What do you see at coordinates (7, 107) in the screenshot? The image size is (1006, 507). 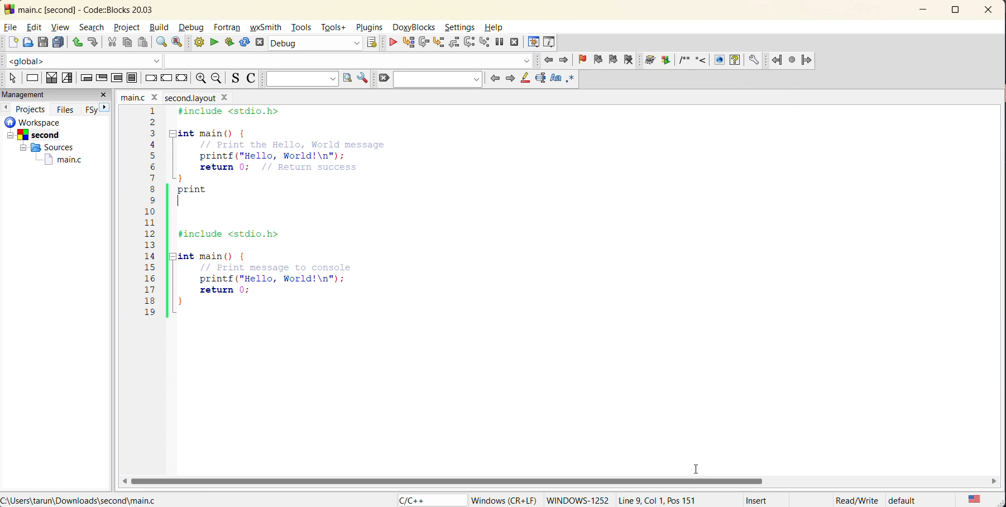 I see `previous` at bounding box center [7, 107].